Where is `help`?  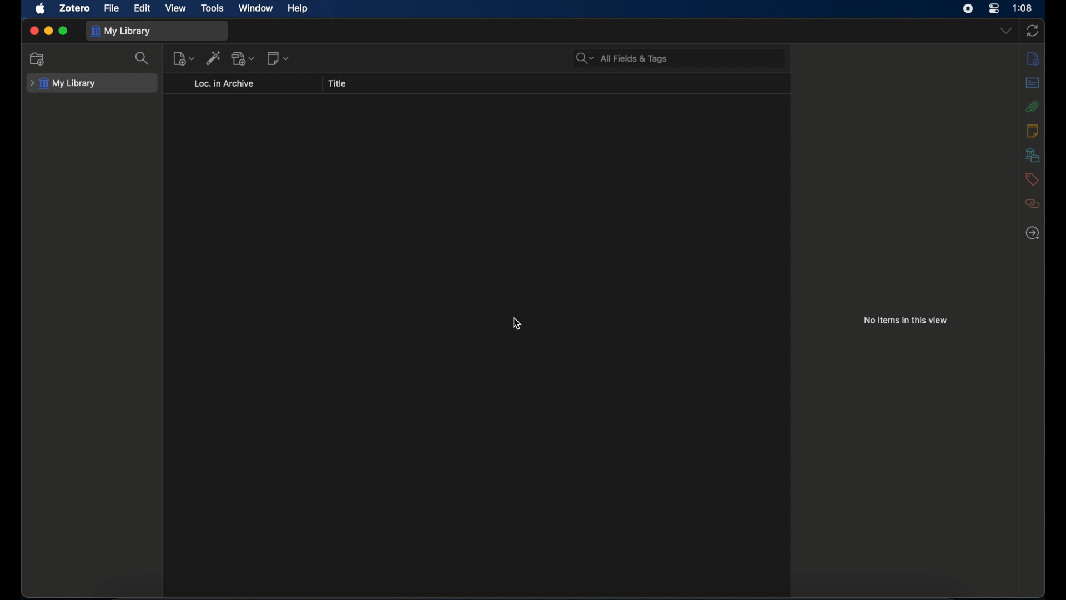
help is located at coordinates (298, 9).